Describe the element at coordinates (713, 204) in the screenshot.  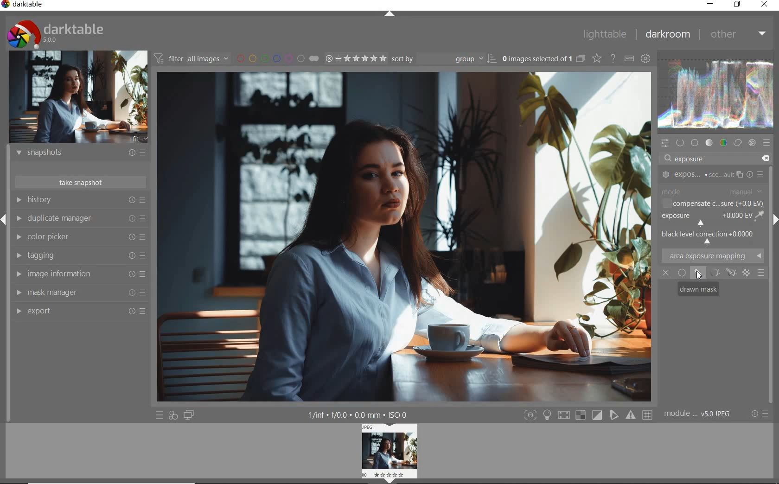
I see `COMPENSATE C...SURE` at that location.